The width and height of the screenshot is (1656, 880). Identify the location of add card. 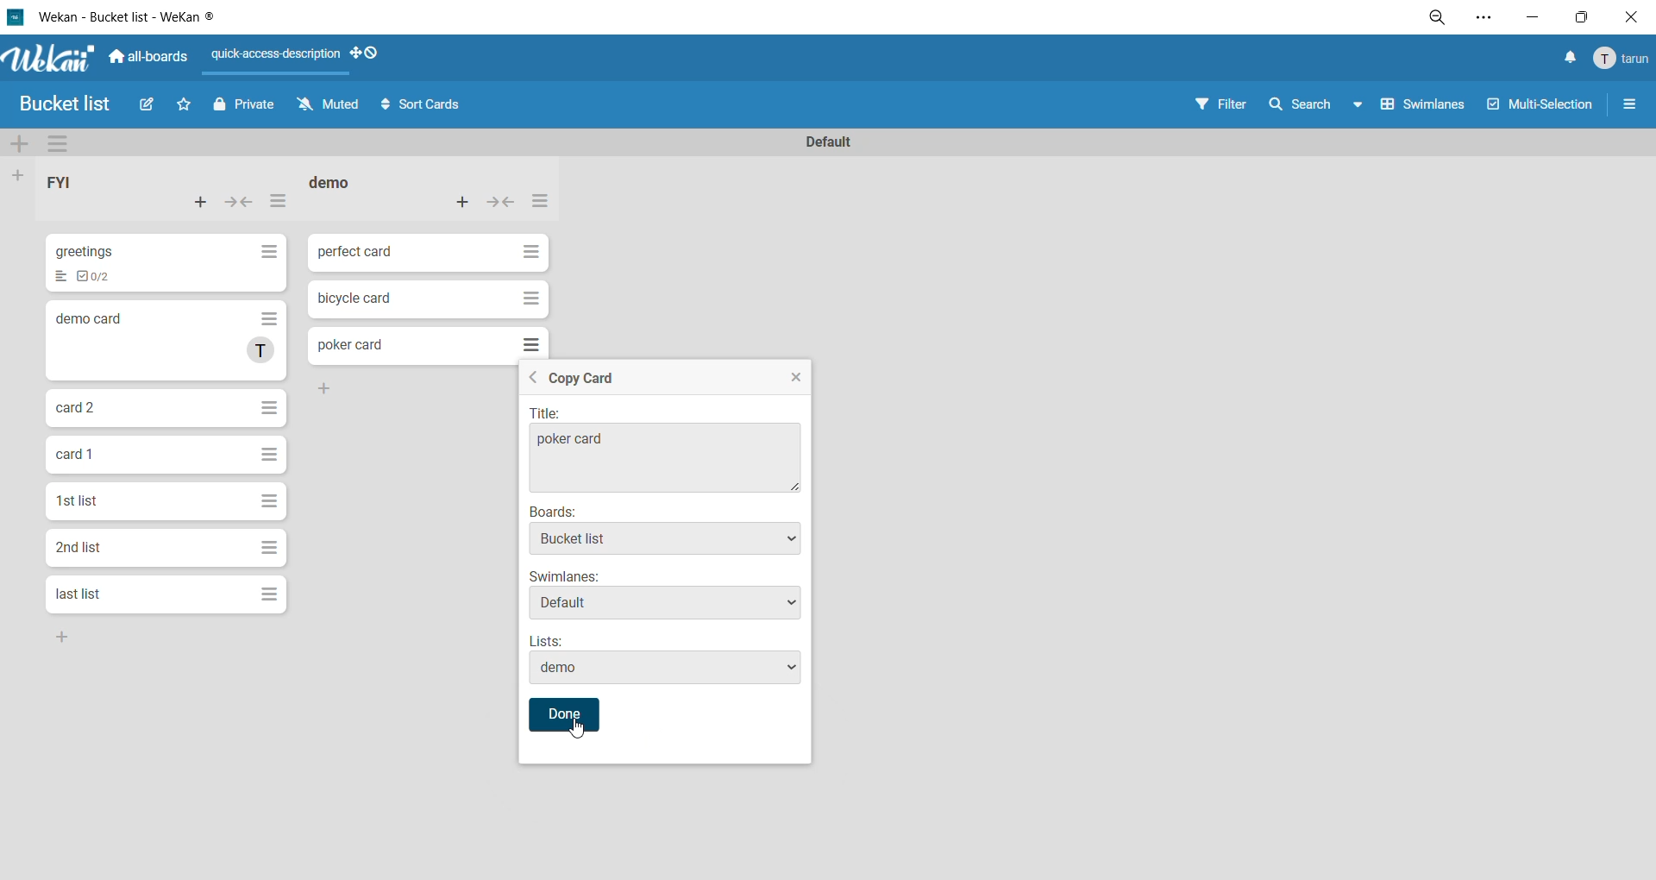
(201, 205).